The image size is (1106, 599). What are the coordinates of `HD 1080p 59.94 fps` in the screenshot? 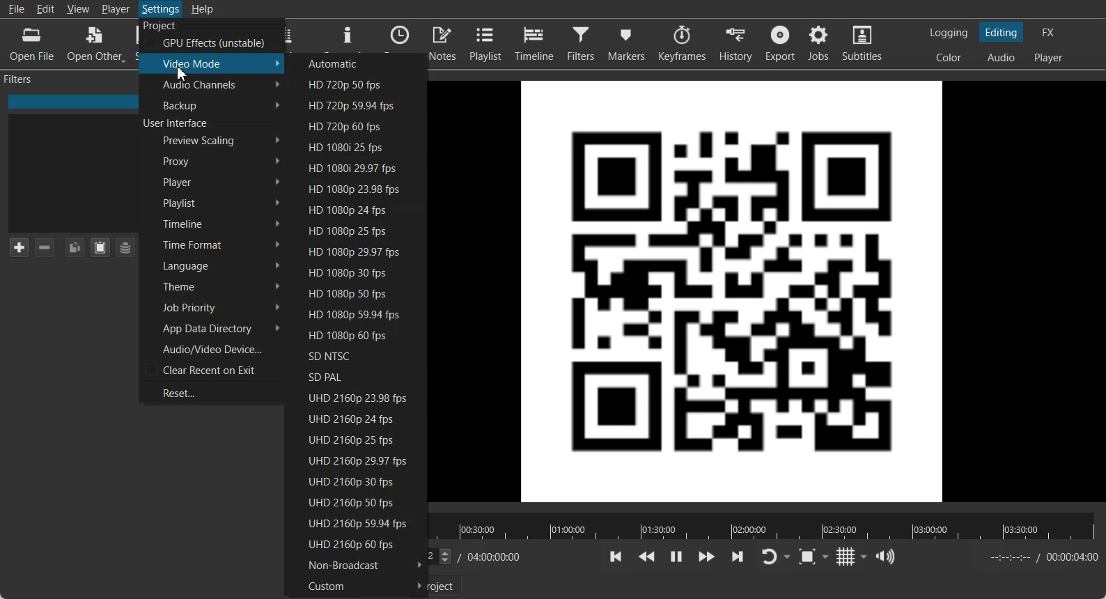 It's located at (349, 313).